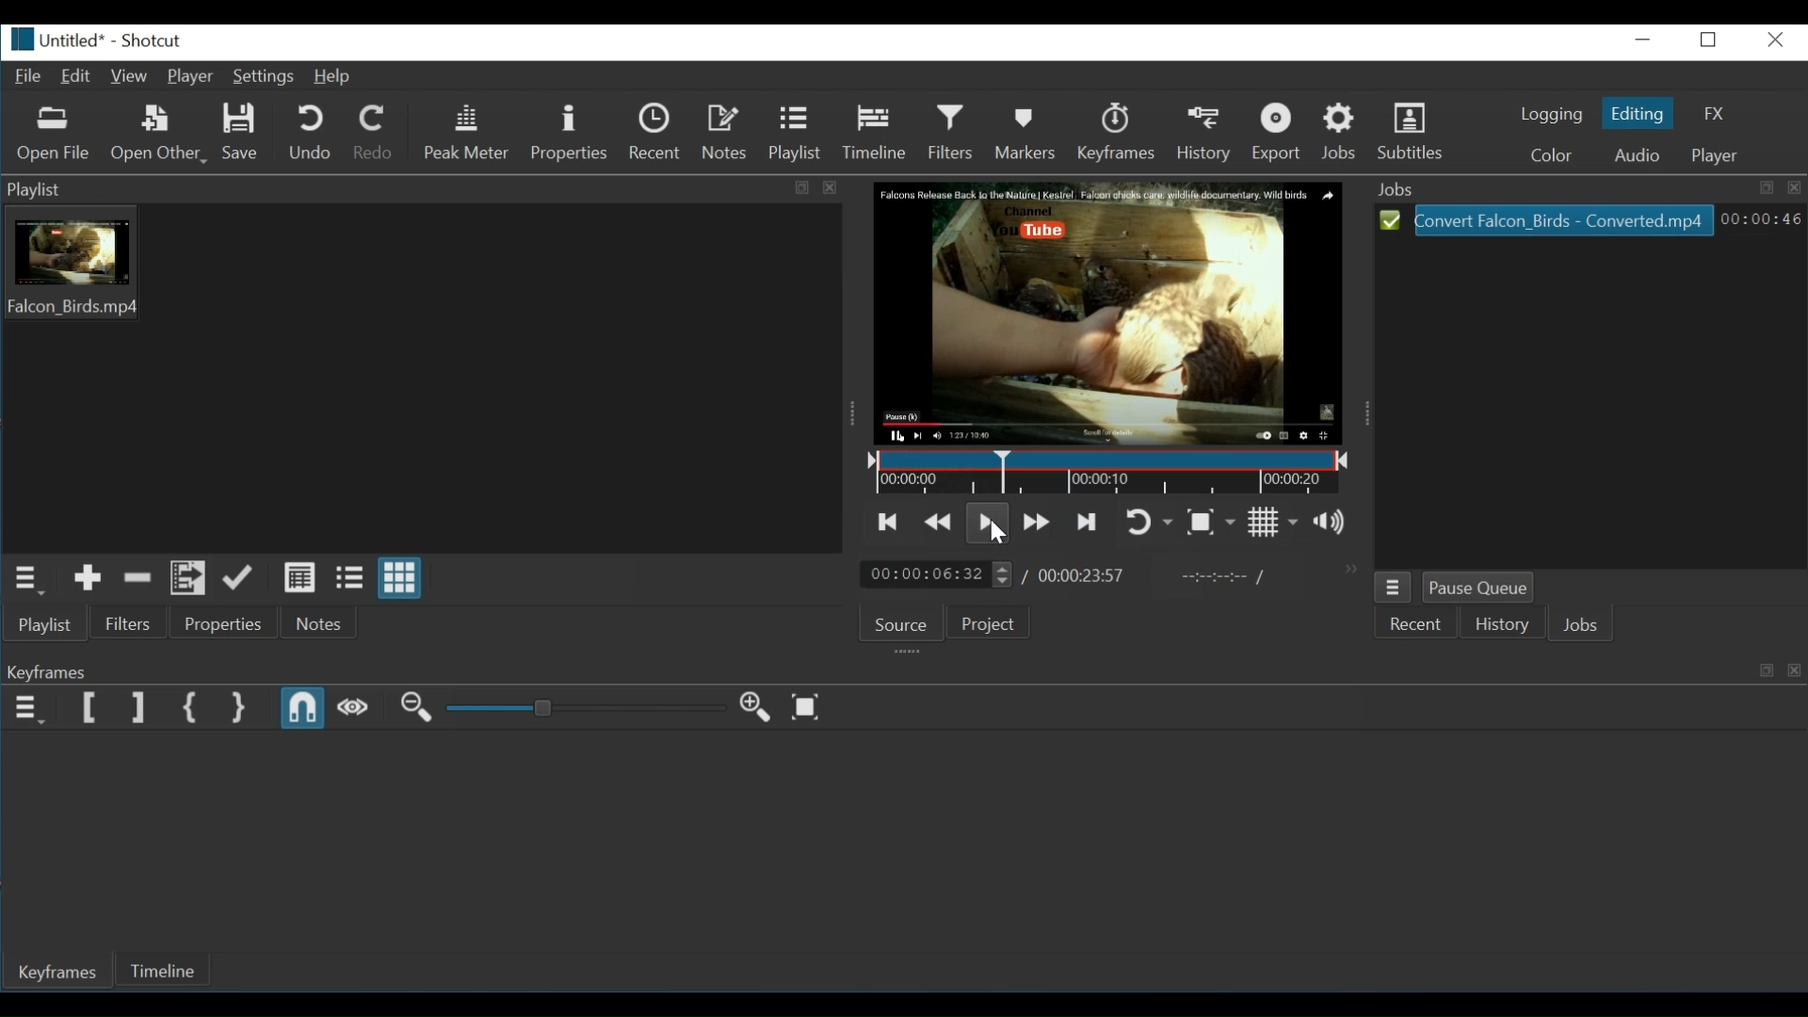 This screenshot has width=1808, height=1017. What do you see at coordinates (1412, 130) in the screenshot?
I see `Subtitles` at bounding box center [1412, 130].